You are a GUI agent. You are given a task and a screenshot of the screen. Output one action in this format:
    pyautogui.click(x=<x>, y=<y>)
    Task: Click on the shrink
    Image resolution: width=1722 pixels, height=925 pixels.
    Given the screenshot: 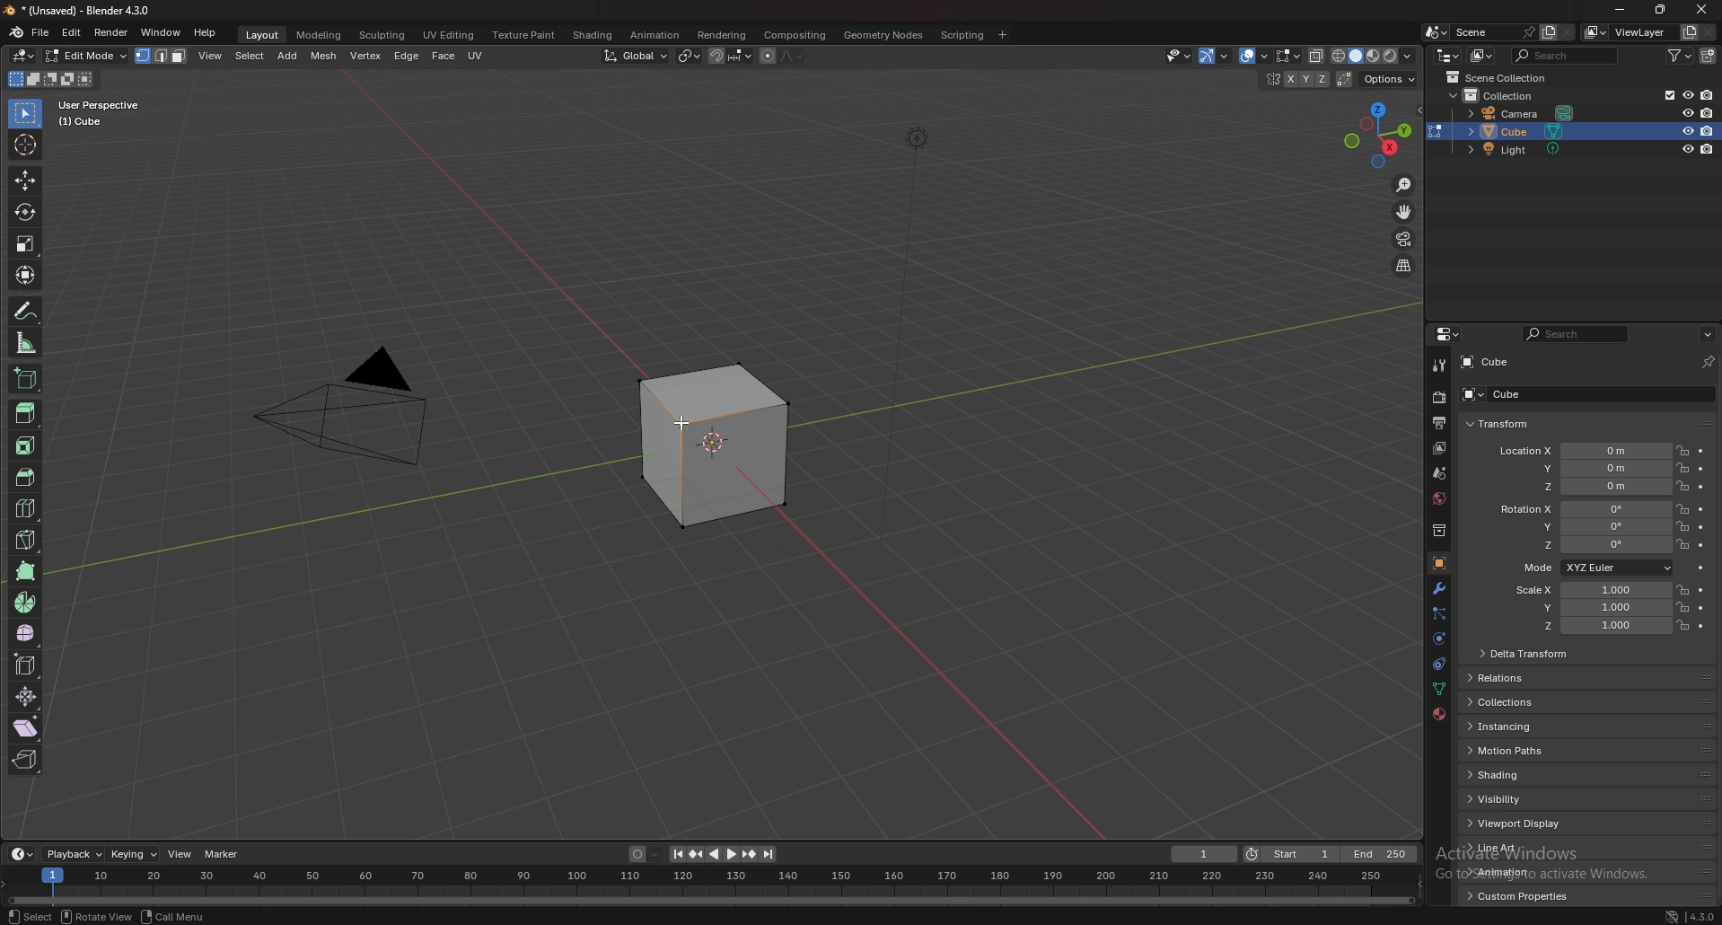 What is the action you would take?
    pyautogui.click(x=26, y=698)
    